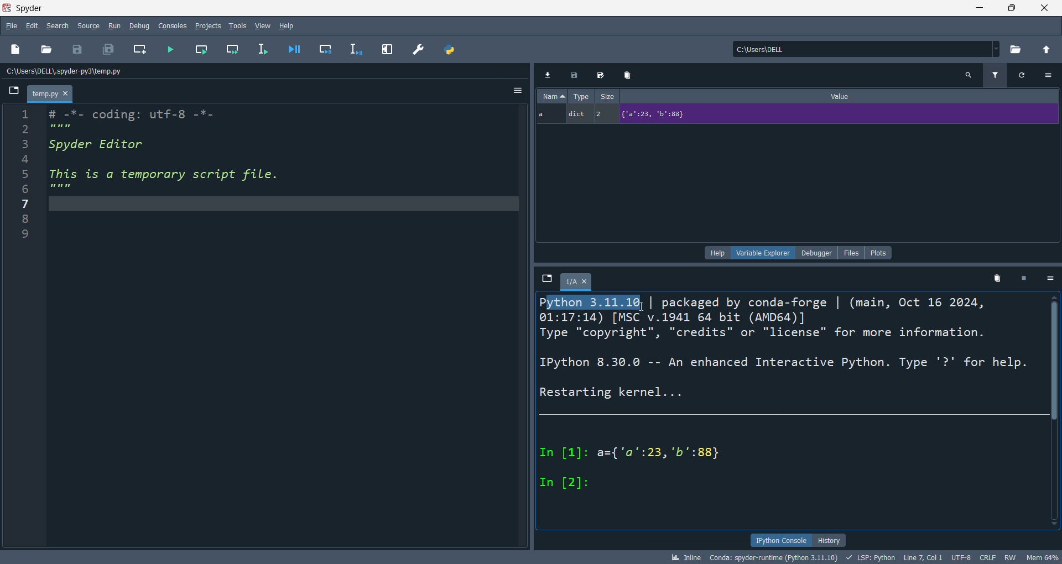 This screenshot has width=1062, height=564. What do you see at coordinates (603, 74) in the screenshot?
I see `savedata as` at bounding box center [603, 74].